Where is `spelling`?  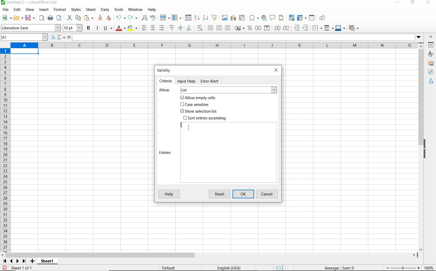
spelling is located at coordinates (154, 18).